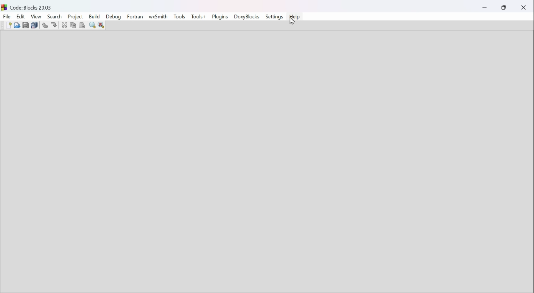  Describe the element at coordinates (82, 25) in the screenshot. I see `Paste` at that location.